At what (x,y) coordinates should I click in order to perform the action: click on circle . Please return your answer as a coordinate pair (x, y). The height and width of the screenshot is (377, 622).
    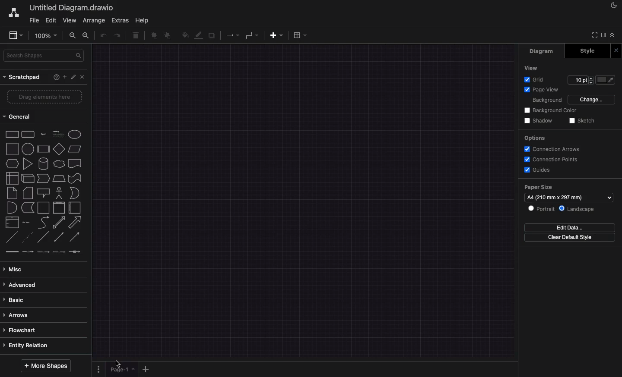
    Looking at the image, I should click on (29, 149).